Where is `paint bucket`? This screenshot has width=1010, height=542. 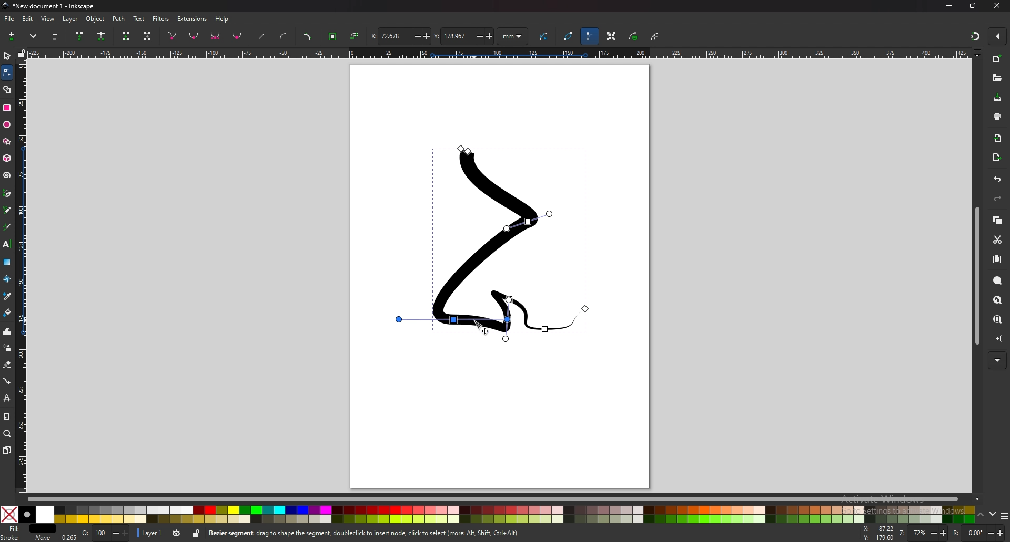
paint bucket is located at coordinates (7, 313).